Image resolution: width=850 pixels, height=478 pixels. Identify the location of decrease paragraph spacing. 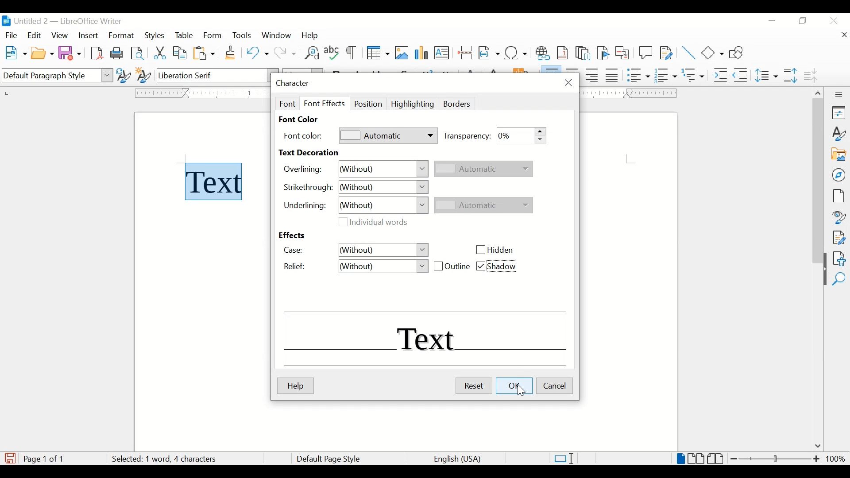
(810, 75).